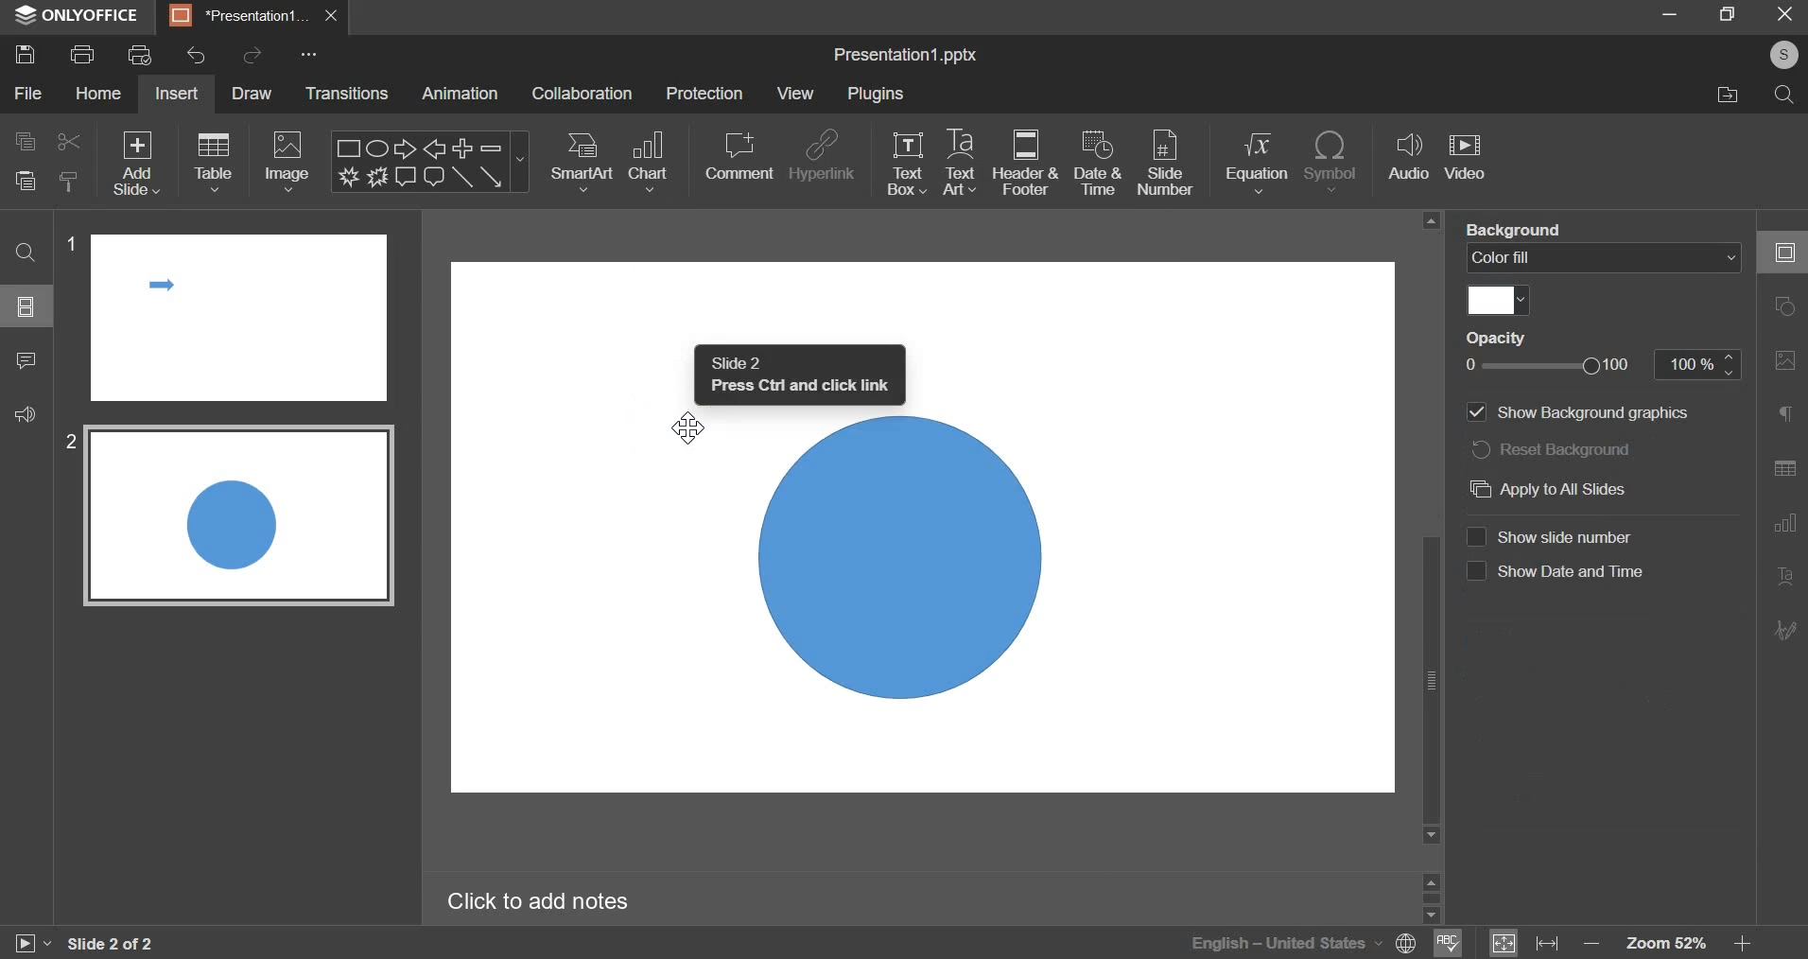  Describe the element at coordinates (1100, 166) in the screenshot. I see `date & time` at that location.